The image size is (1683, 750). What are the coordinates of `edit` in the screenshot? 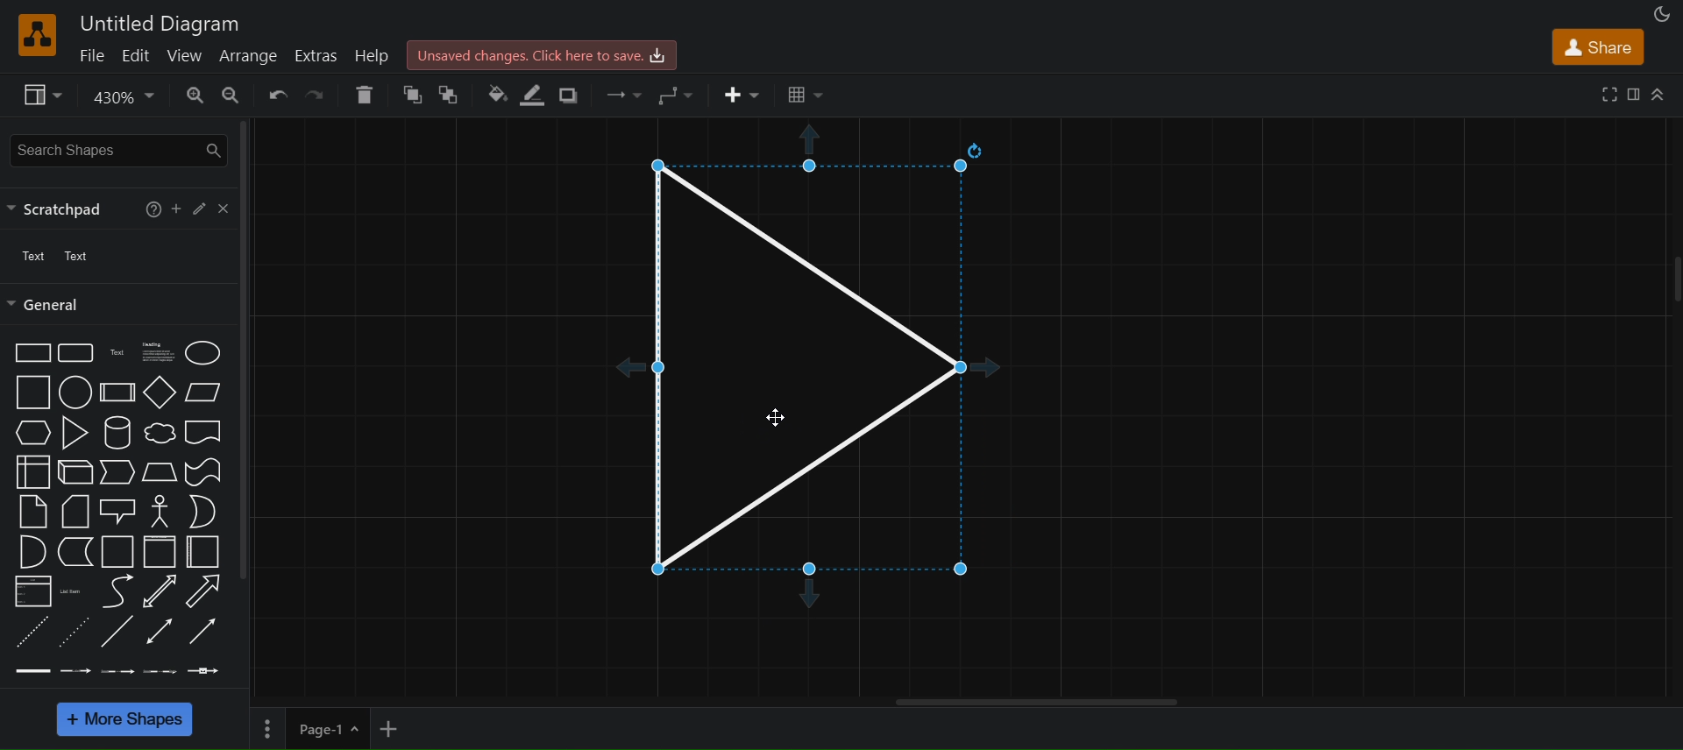 It's located at (197, 209).